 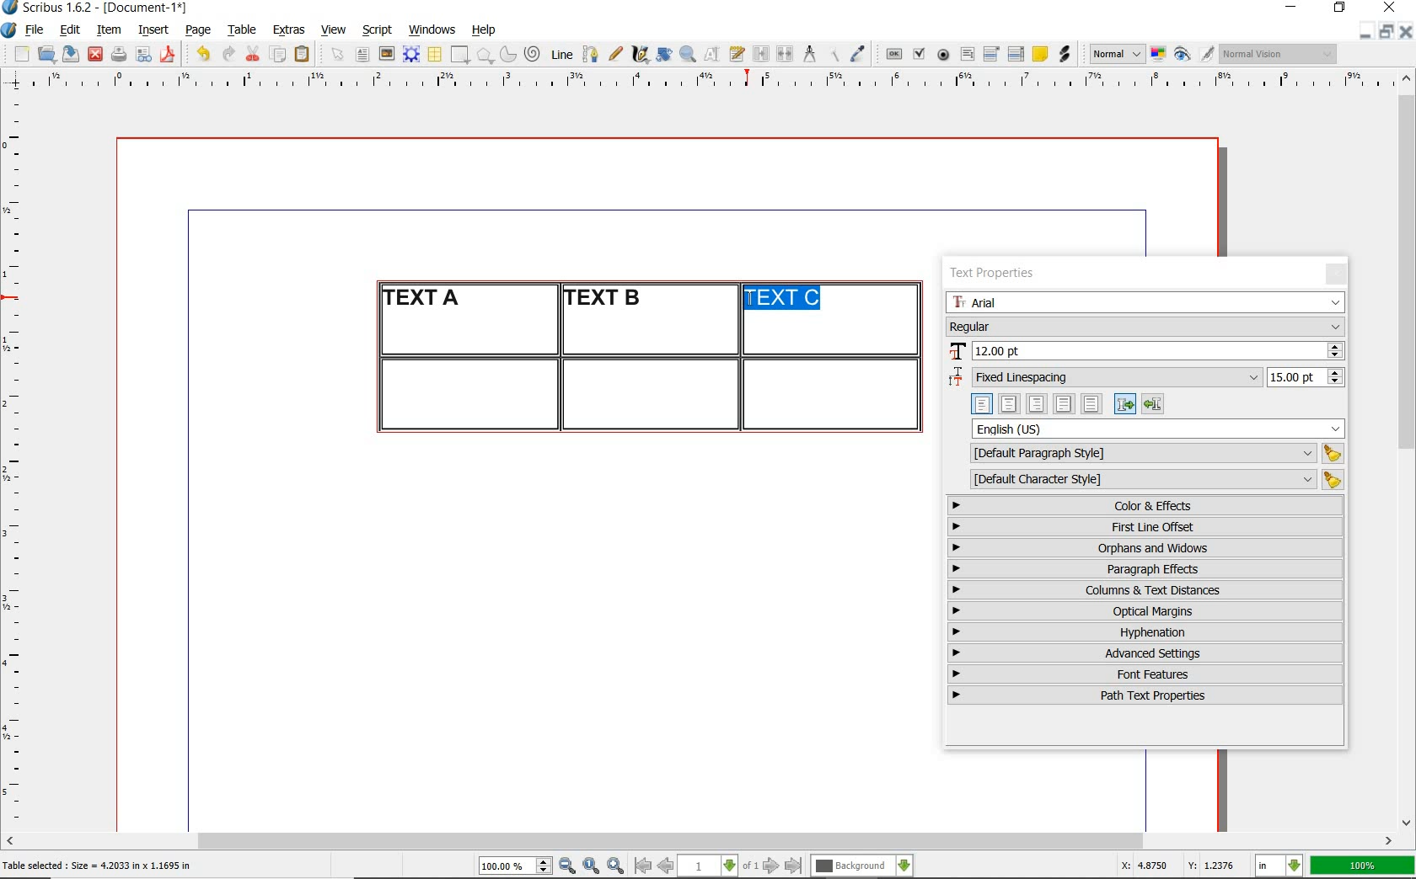 What do you see at coordinates (833, 54) in the screenshot?
I see `copy item properties` at bounding box center [833, 54].